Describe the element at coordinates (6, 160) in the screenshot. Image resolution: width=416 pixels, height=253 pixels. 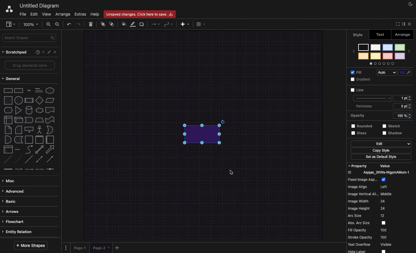
I see `dashed line` at that location.